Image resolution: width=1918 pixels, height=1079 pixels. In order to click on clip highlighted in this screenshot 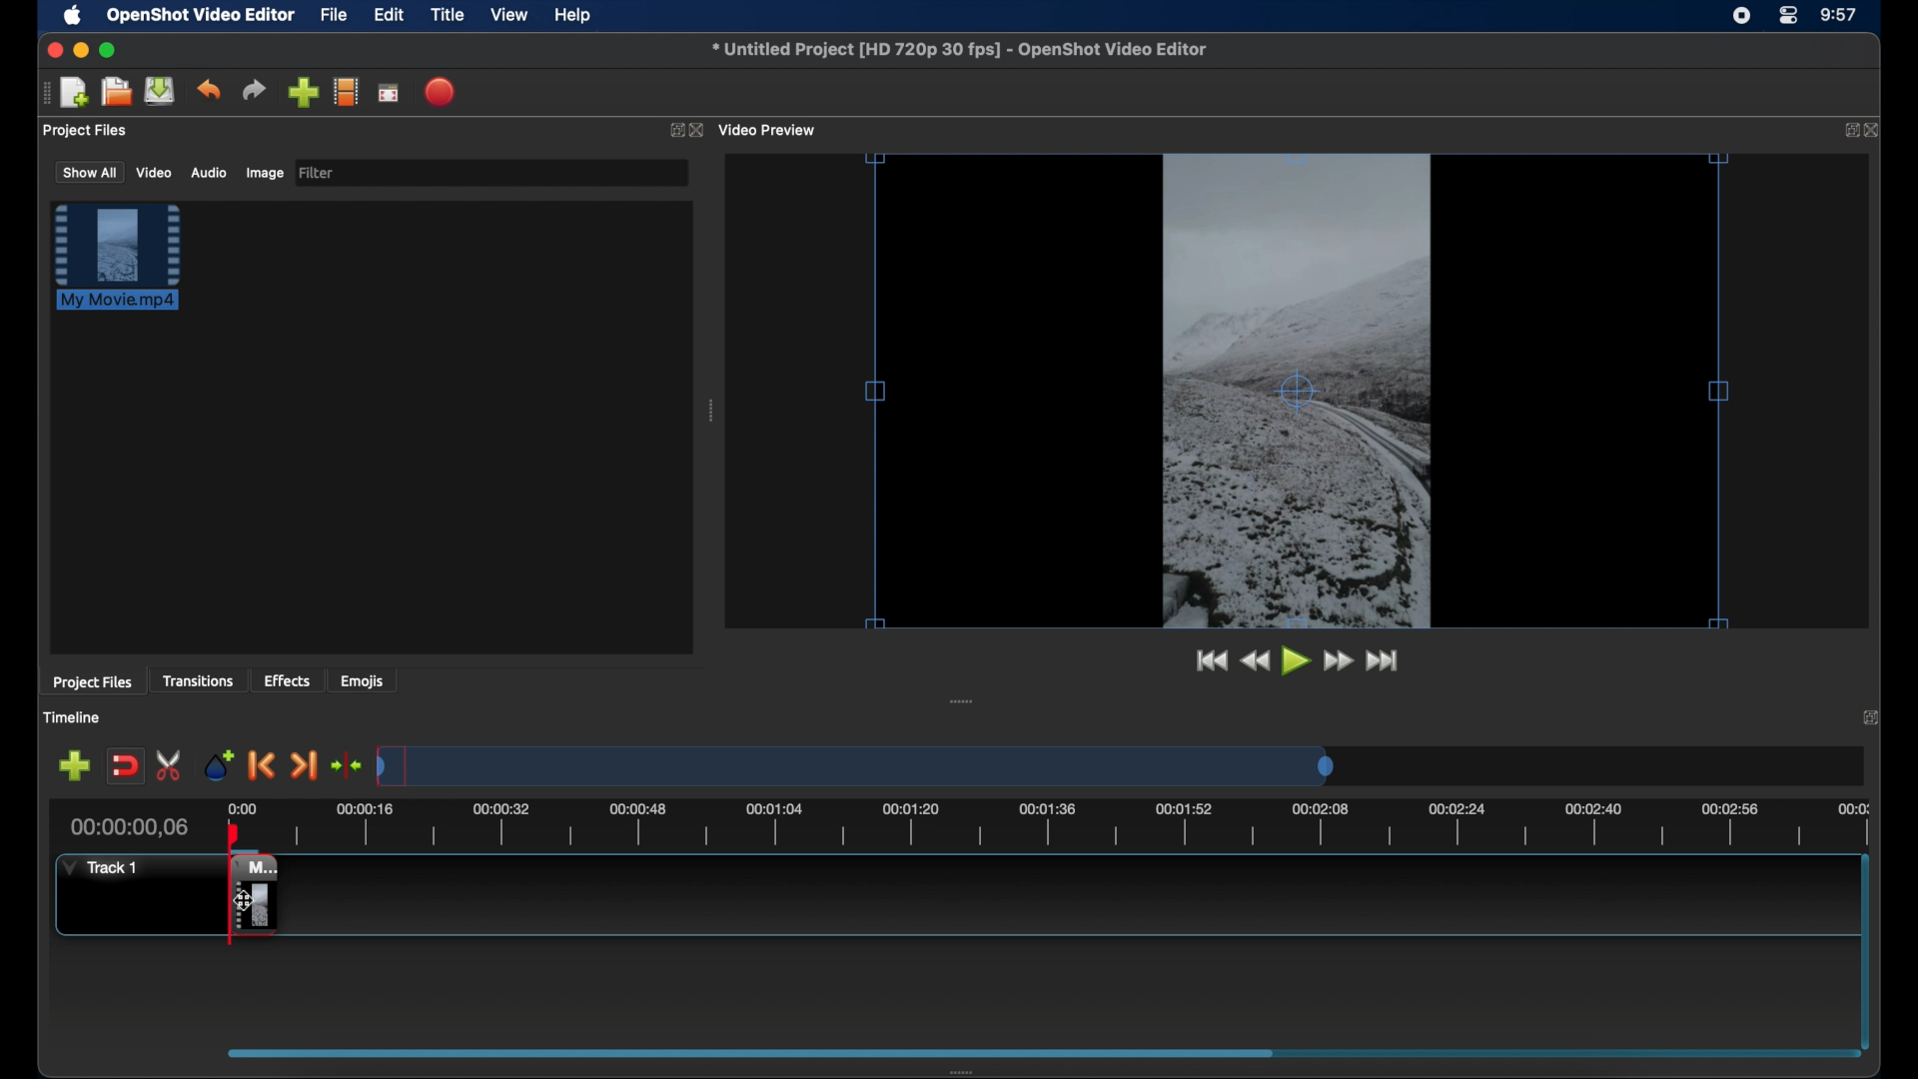, I will do `click(127, 267)`.